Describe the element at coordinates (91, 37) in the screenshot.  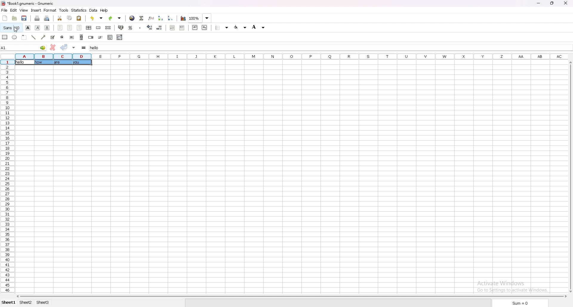
I see `spin button` at that location.